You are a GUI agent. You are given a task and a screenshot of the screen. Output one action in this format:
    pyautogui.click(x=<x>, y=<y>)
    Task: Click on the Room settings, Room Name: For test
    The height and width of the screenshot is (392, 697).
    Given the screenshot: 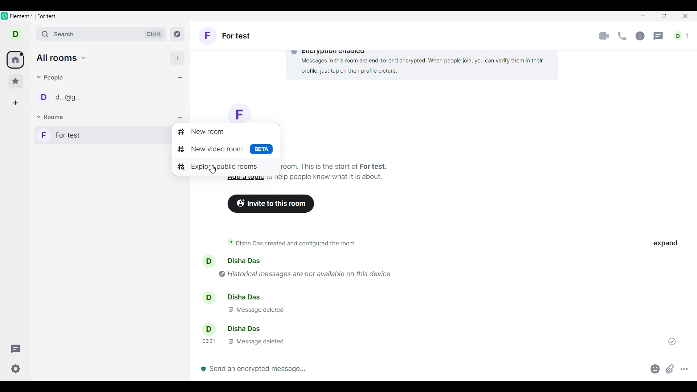 What is the action you would take?
    pyautogui.click(x=226, y=36)
    